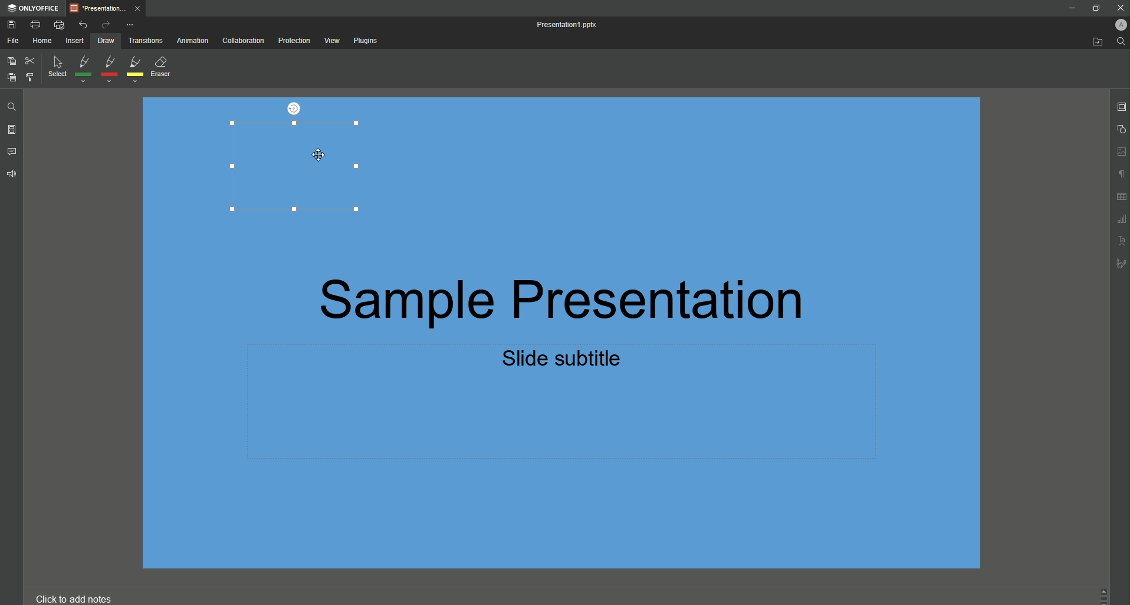 The image size is (1130, 605). What do you see at coordinates (108, 69) in the screenshot?
I see `Red` at bounding box center [108, 69].